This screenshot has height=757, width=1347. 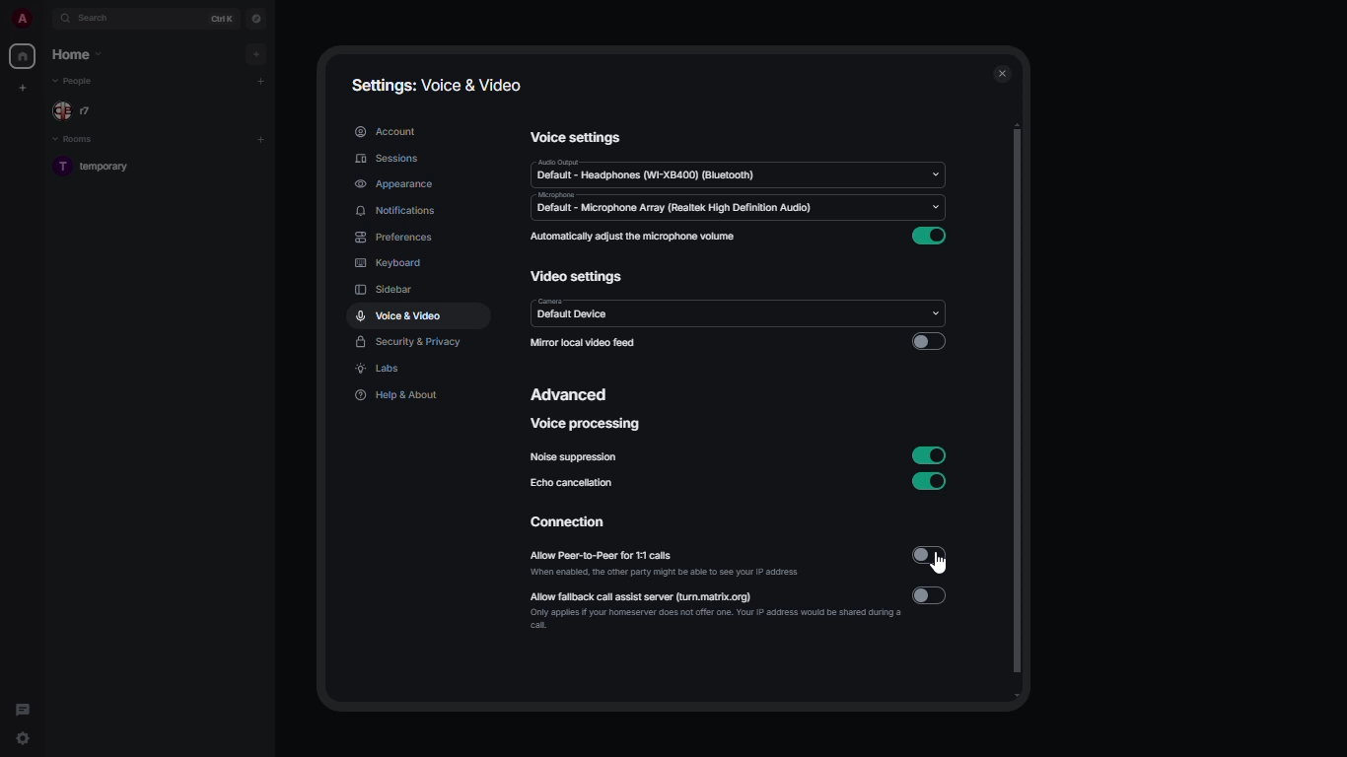 I want to click on home, so click(x=24, y=54).